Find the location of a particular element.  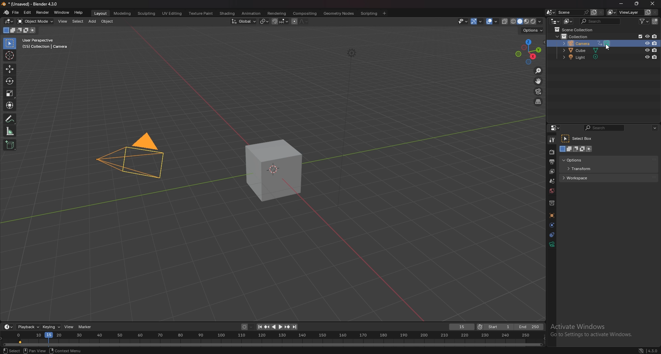

proportional editing objects is located at coordinates (293, 21).